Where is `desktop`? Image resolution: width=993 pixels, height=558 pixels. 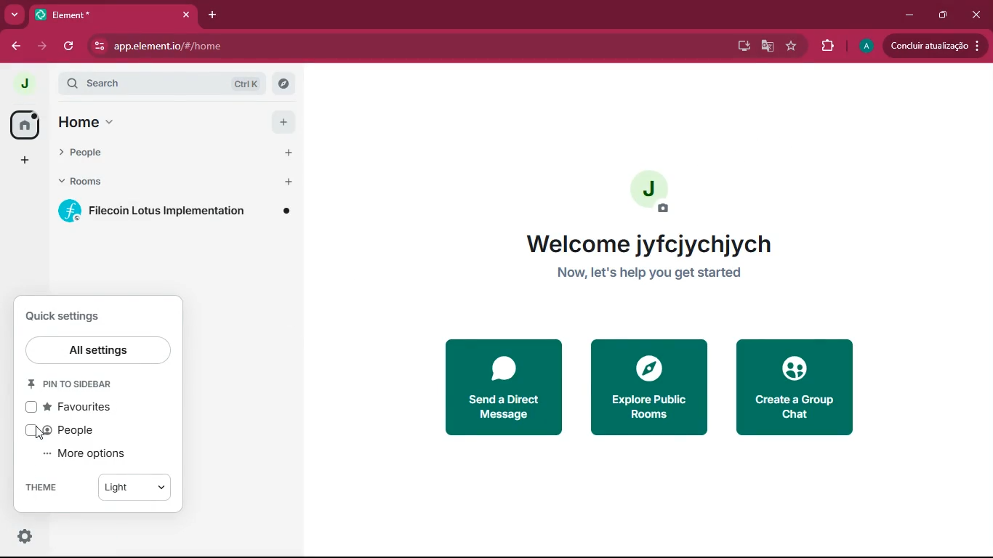 desktop is located at coordinates (742, 46).